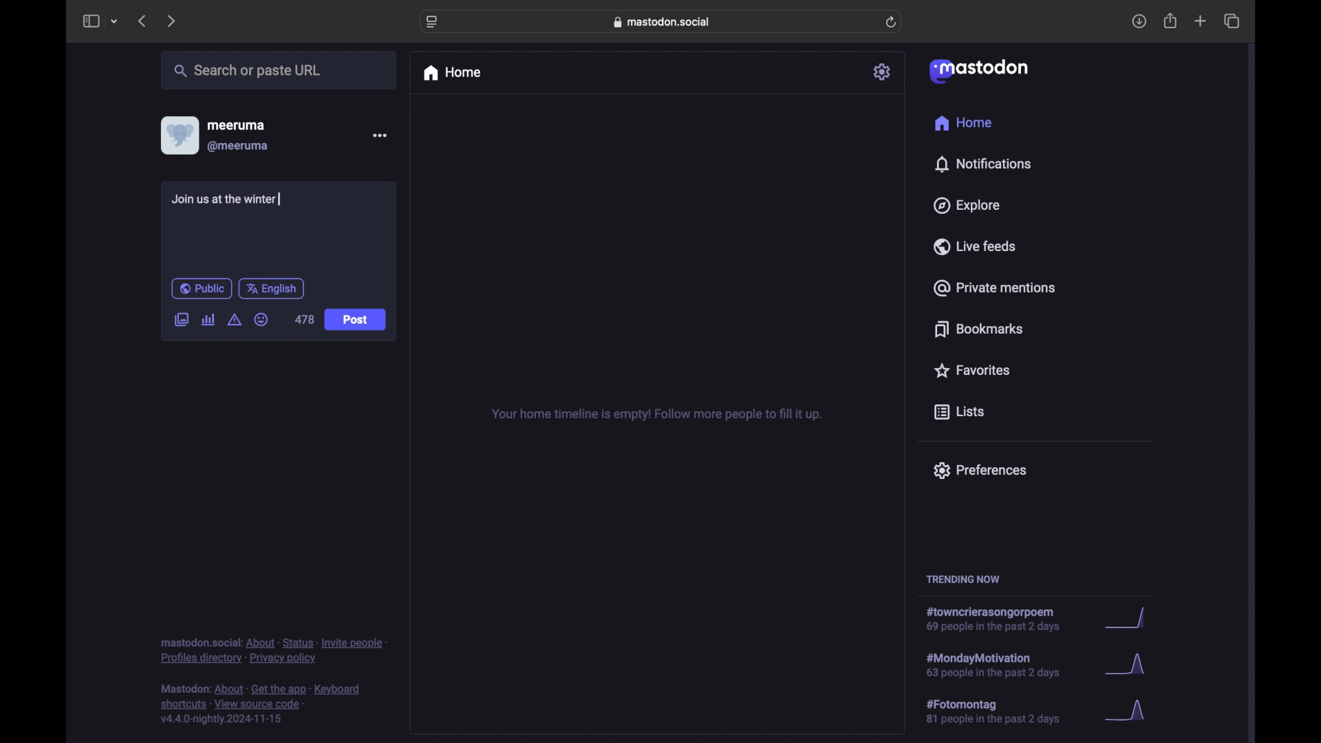 This screenshot has height=743, width=1321. I want to click on next, so click(173, 21).